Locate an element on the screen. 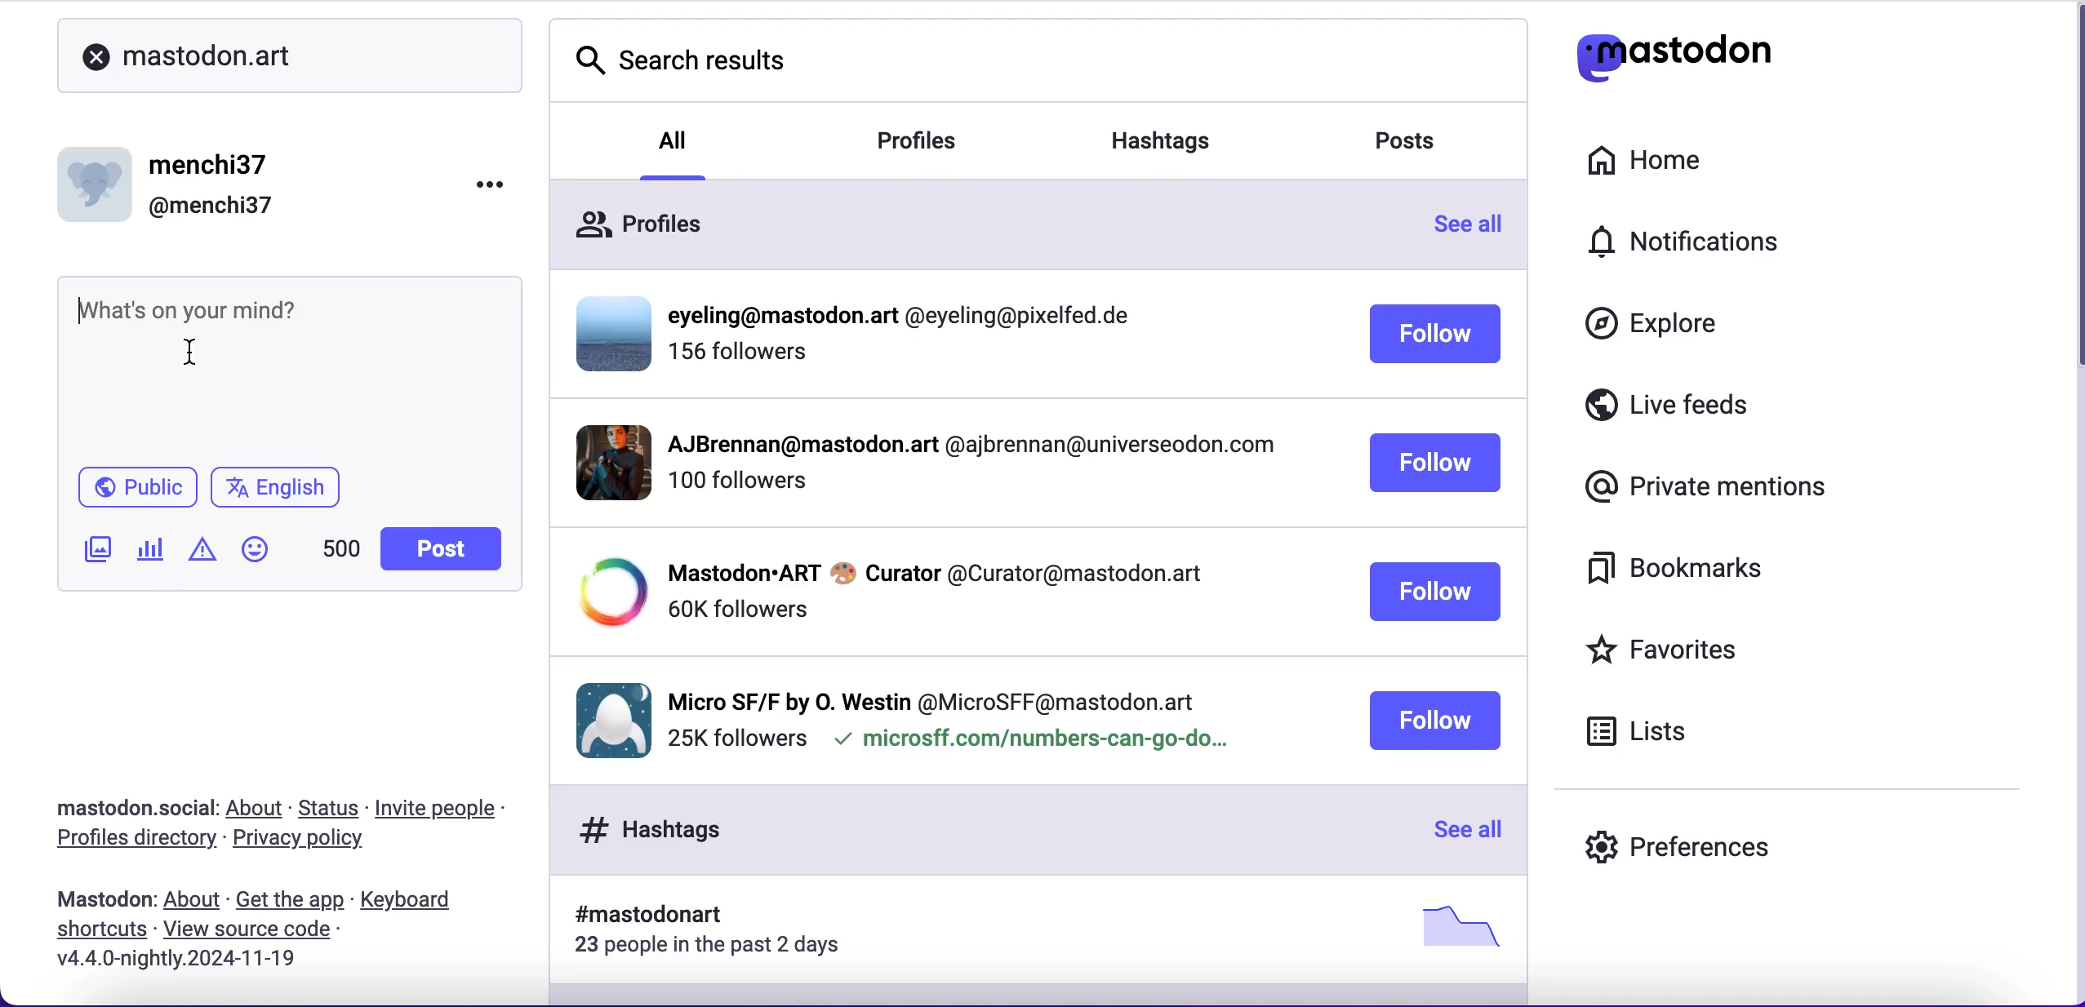 The width and height of the screenshot is (2085, 1007). add emoji is located at coordinates (256, 557).